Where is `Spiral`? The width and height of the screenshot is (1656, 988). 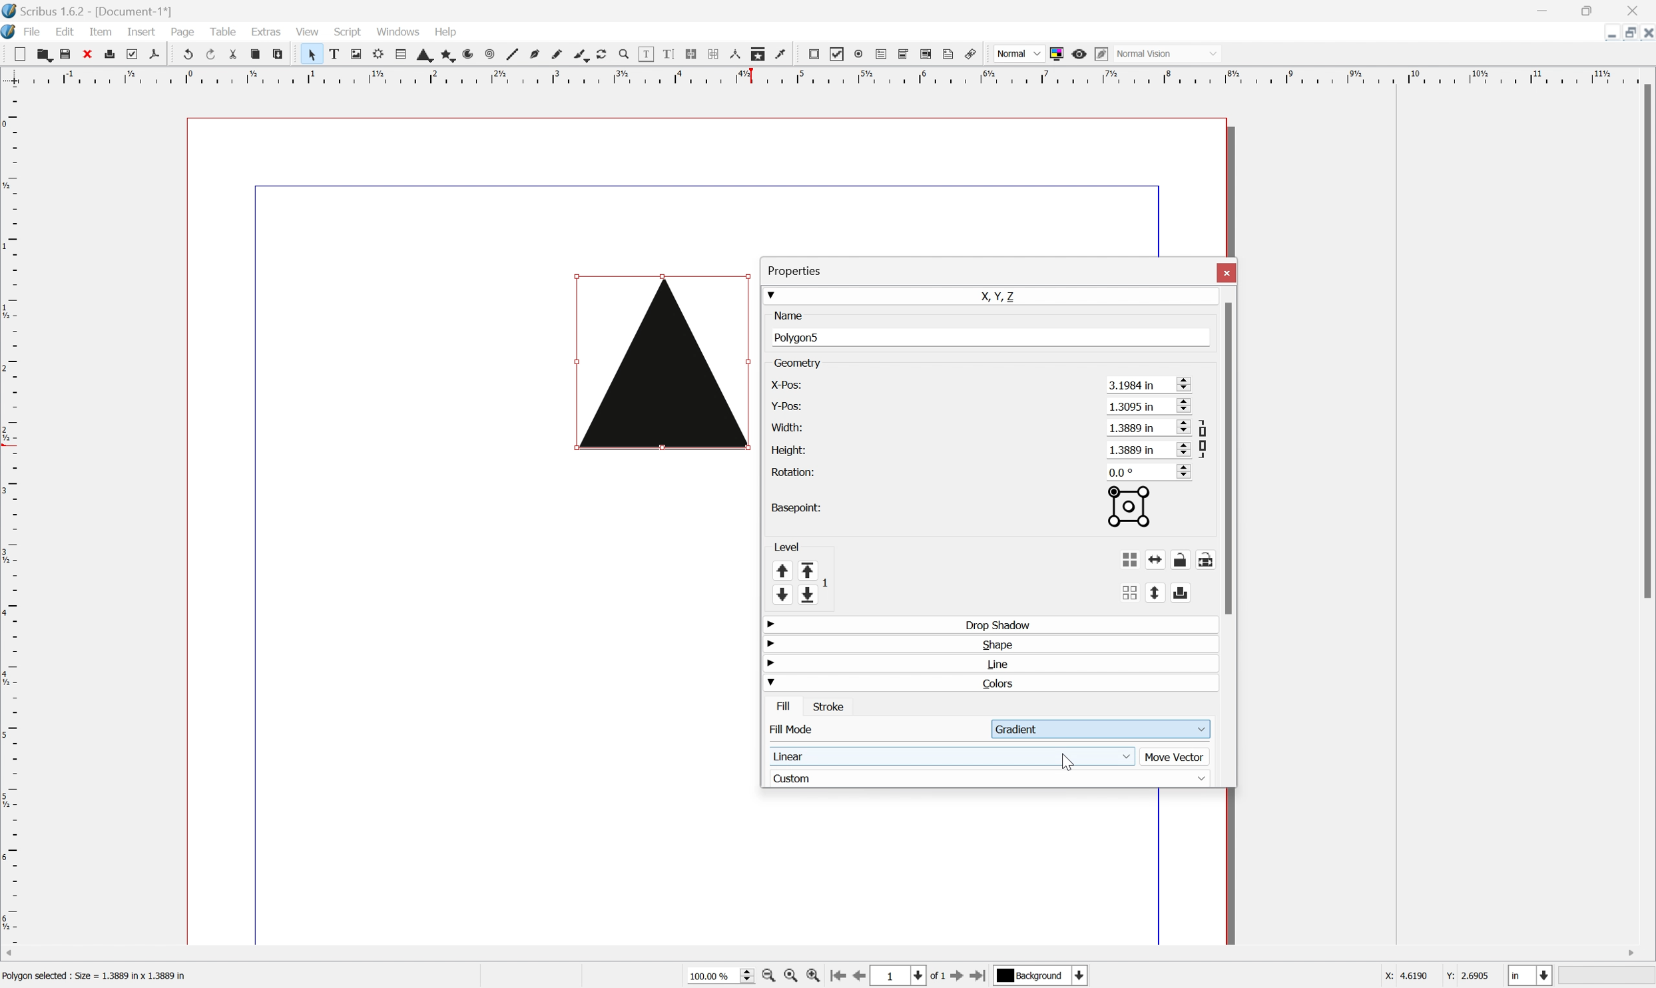
Spiral is located at coordinates (487, 55).